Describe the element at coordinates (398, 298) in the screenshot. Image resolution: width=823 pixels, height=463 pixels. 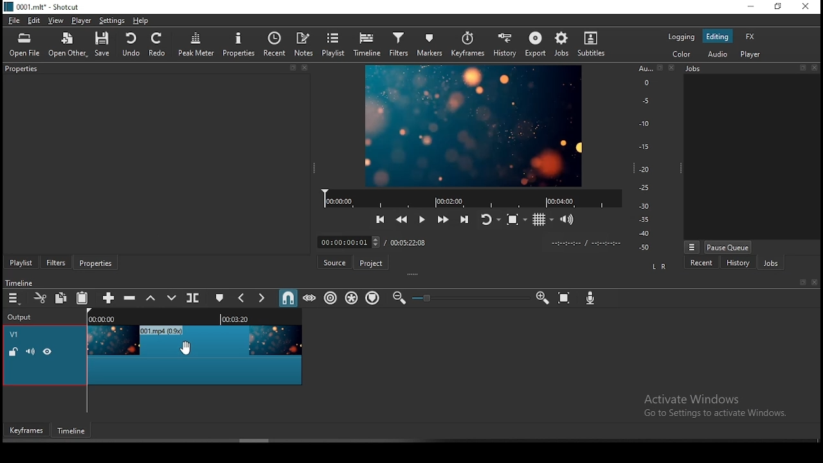
I see `zoom timeline out` at that location.